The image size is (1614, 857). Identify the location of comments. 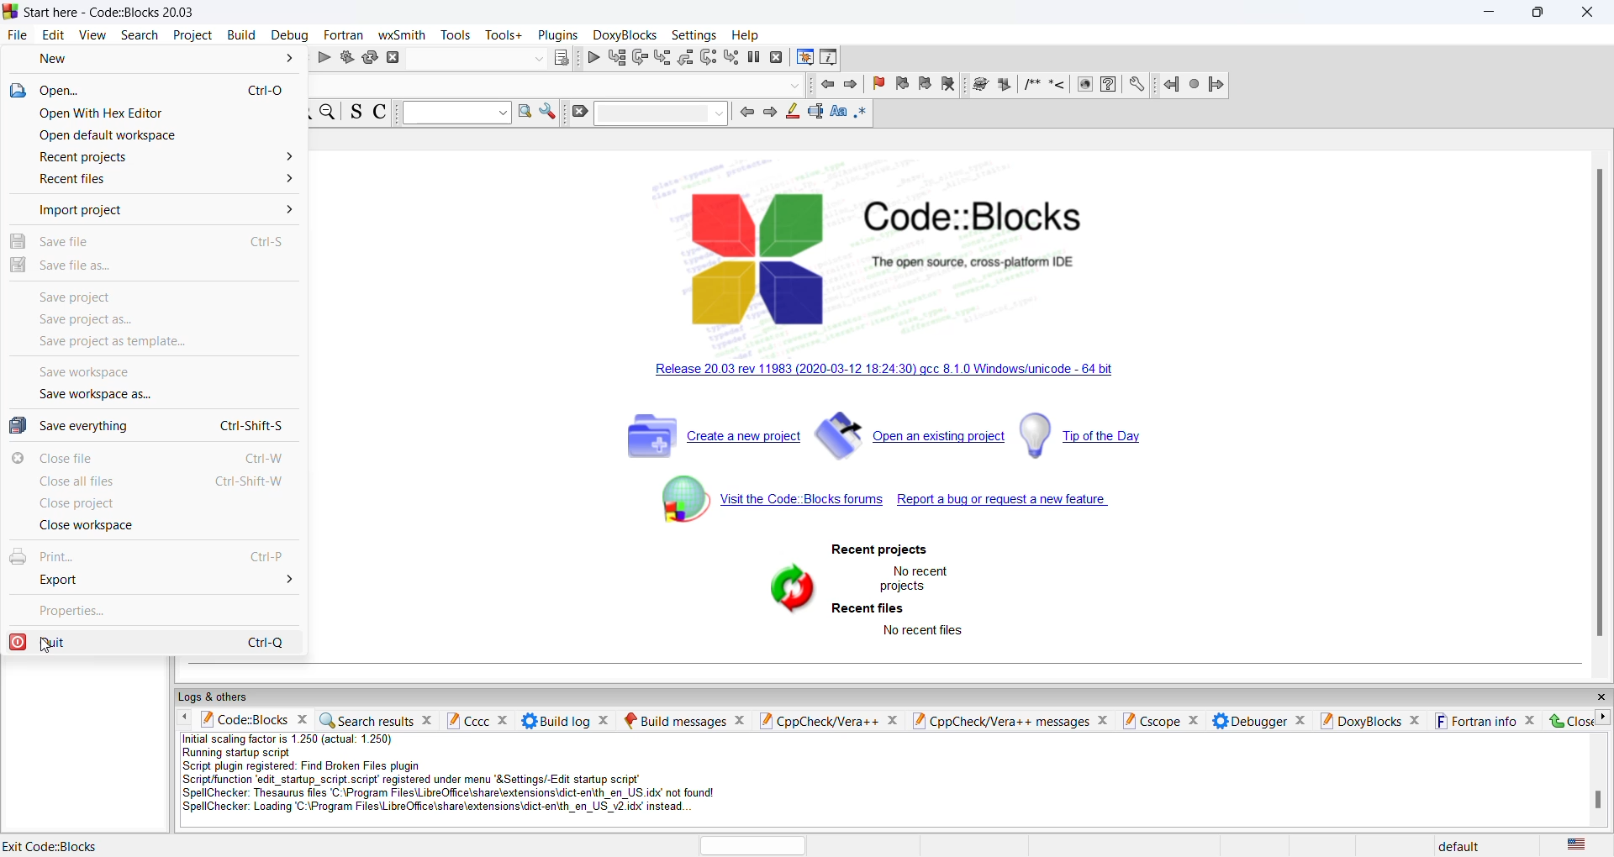
(1031, 84).